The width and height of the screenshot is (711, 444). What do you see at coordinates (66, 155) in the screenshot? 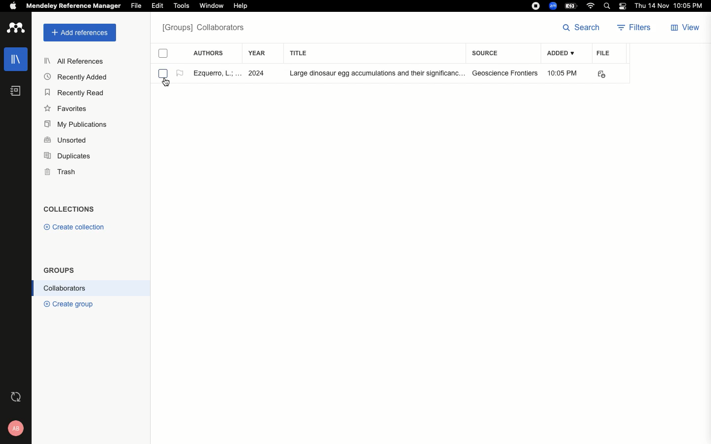
I see `Duplicates` at bounding box center [66, 155].